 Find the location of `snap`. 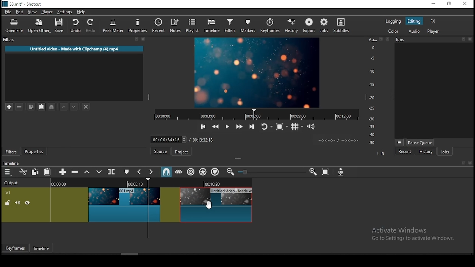

snap is located at coordinates (166, 172).